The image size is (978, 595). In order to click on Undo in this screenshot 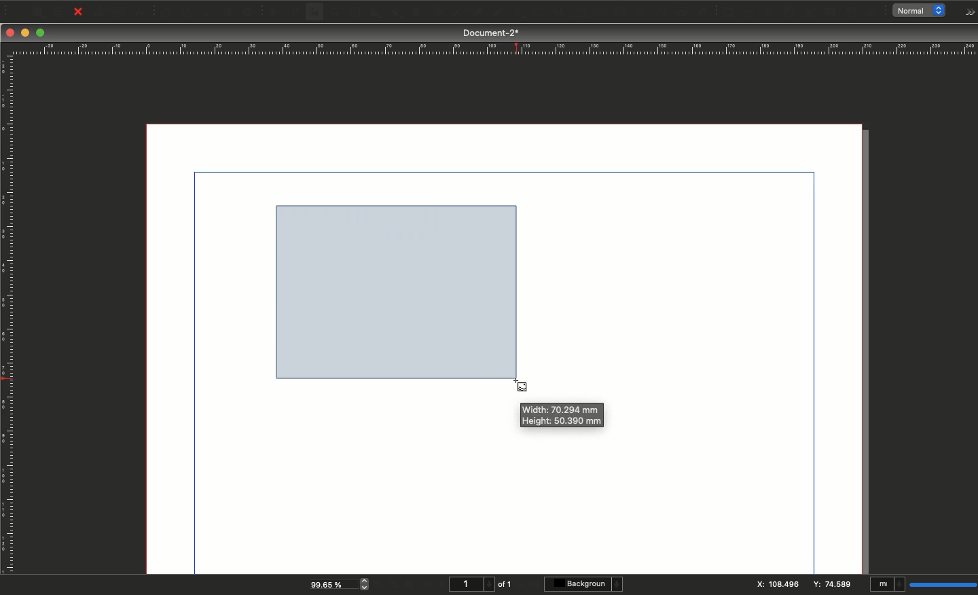, I will do `click(166, 12)`.